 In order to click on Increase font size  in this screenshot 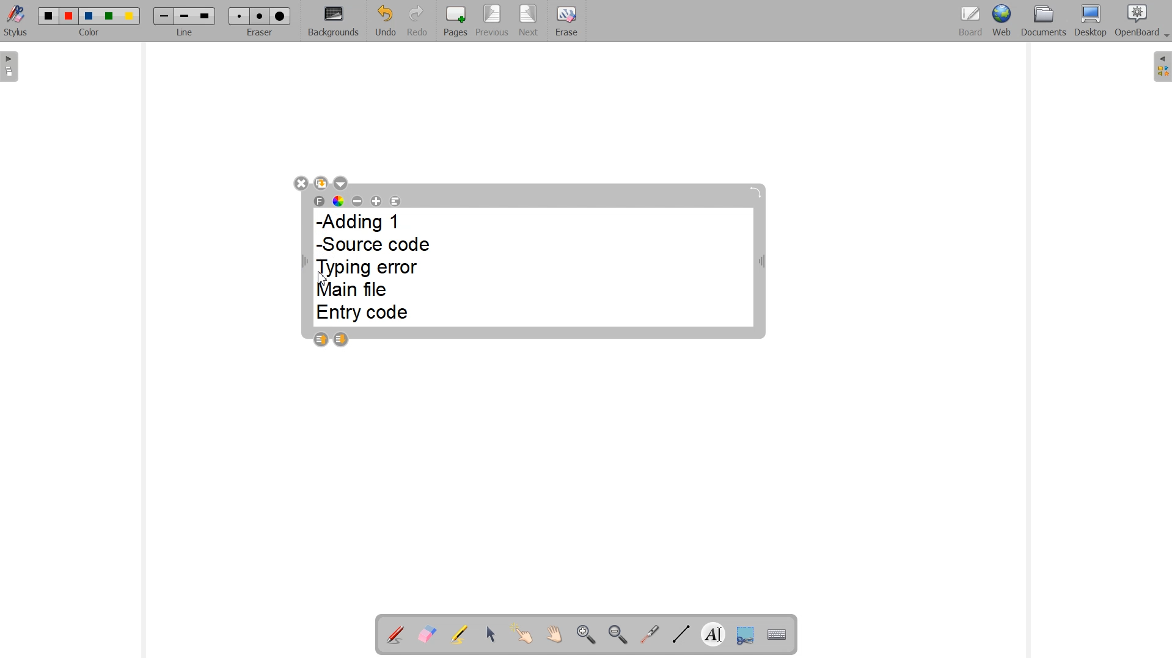, I will do `click(376, 201)`.